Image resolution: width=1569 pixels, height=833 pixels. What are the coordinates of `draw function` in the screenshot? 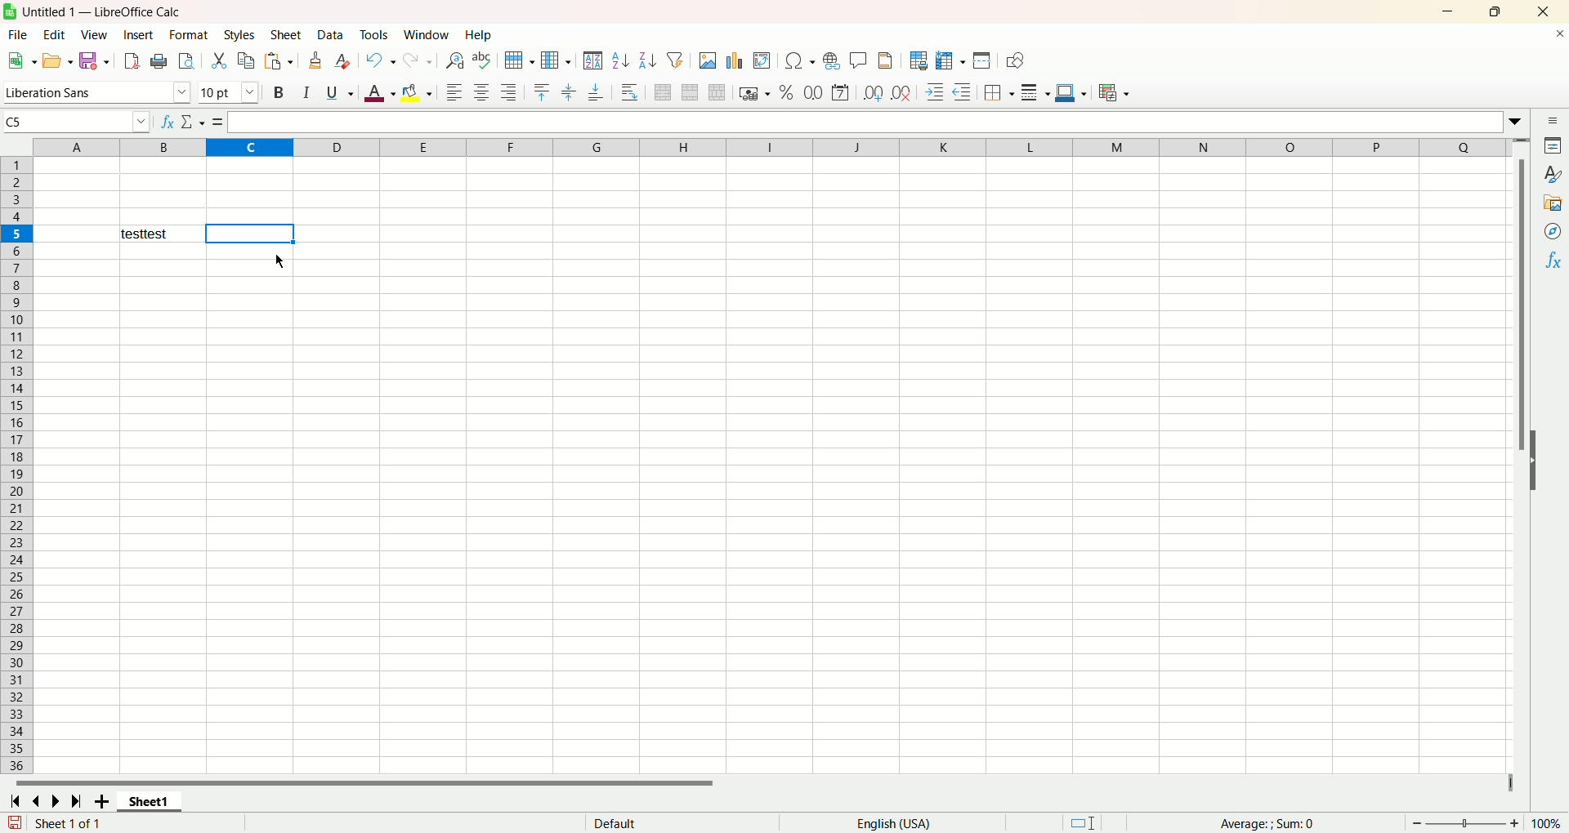 It's located at (1012, 60).